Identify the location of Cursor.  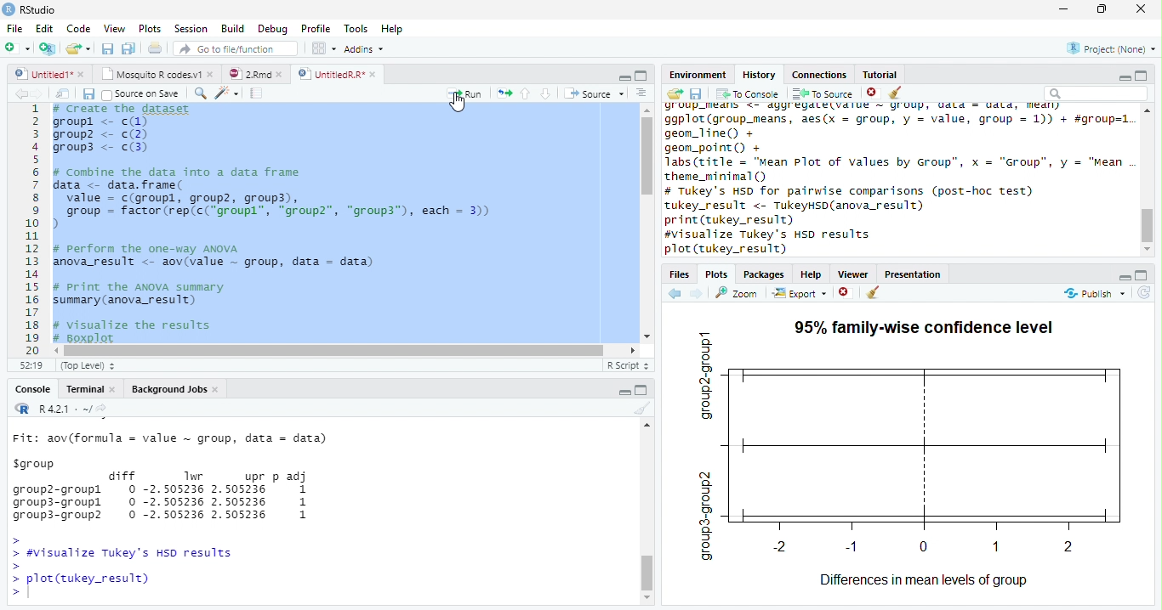
(459, 104).